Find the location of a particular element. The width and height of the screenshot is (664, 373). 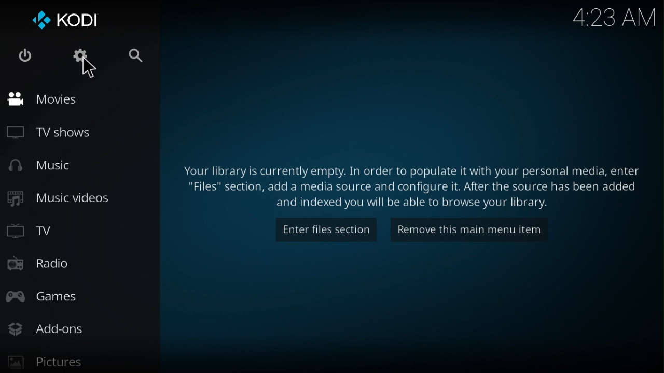

TV shows is located at coordinates (48, 131).